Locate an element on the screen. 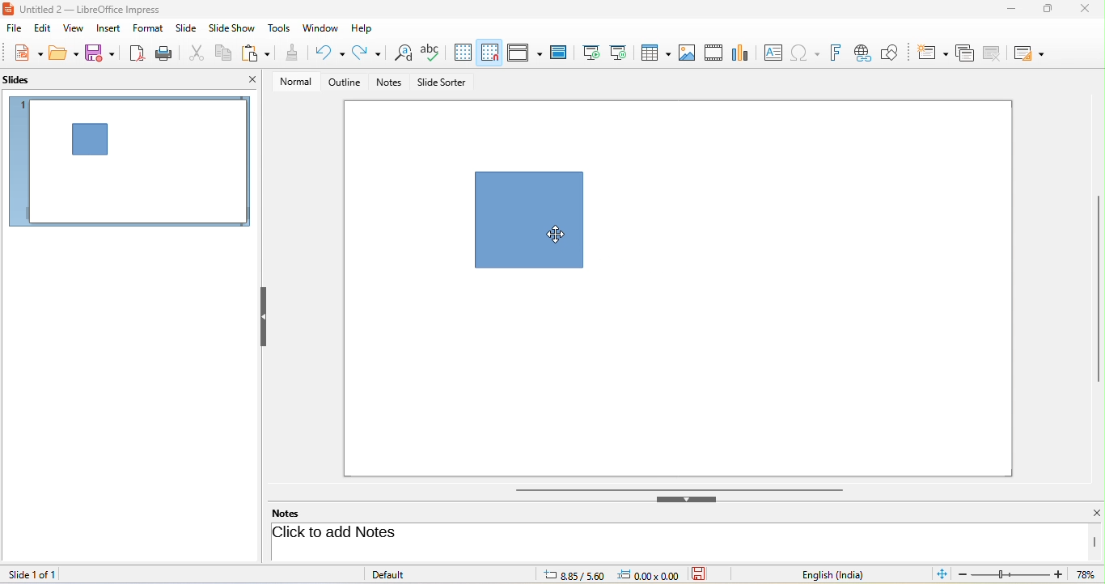 This screenshot has width=1105, height=584. hide is located at coordinates (263, 317).